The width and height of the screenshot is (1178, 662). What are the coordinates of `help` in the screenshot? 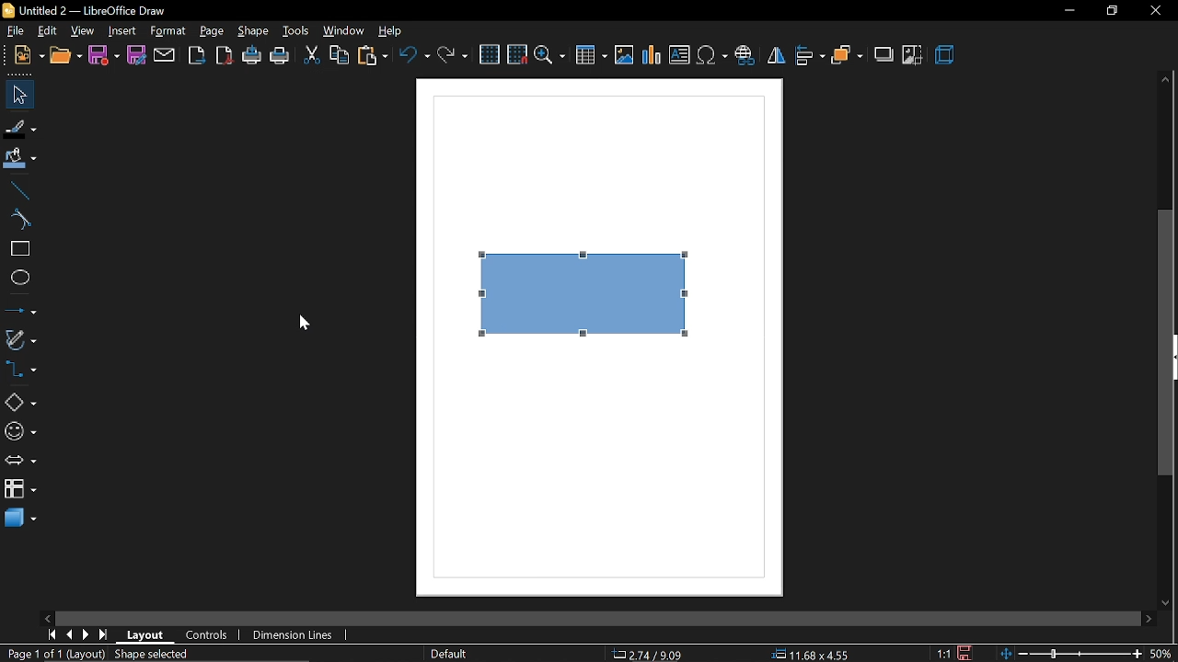 It's located at (389, 30).